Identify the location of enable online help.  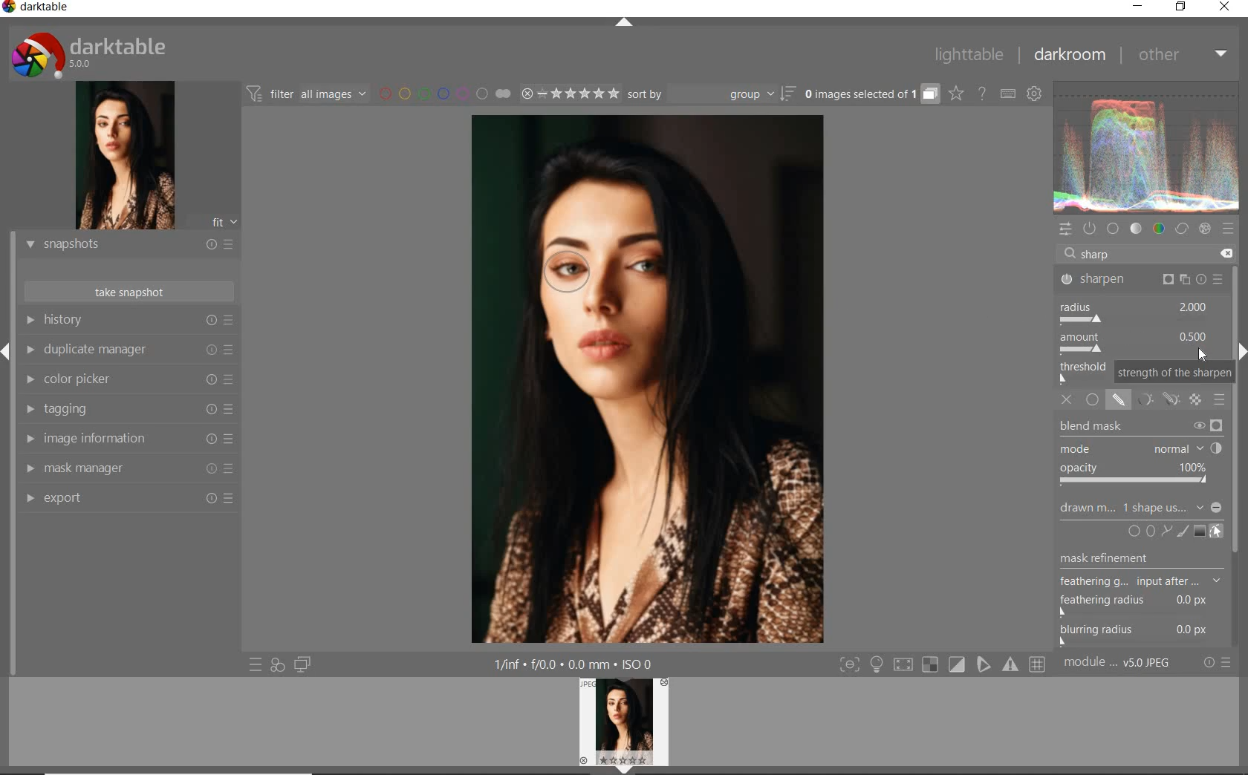
(982, 95).